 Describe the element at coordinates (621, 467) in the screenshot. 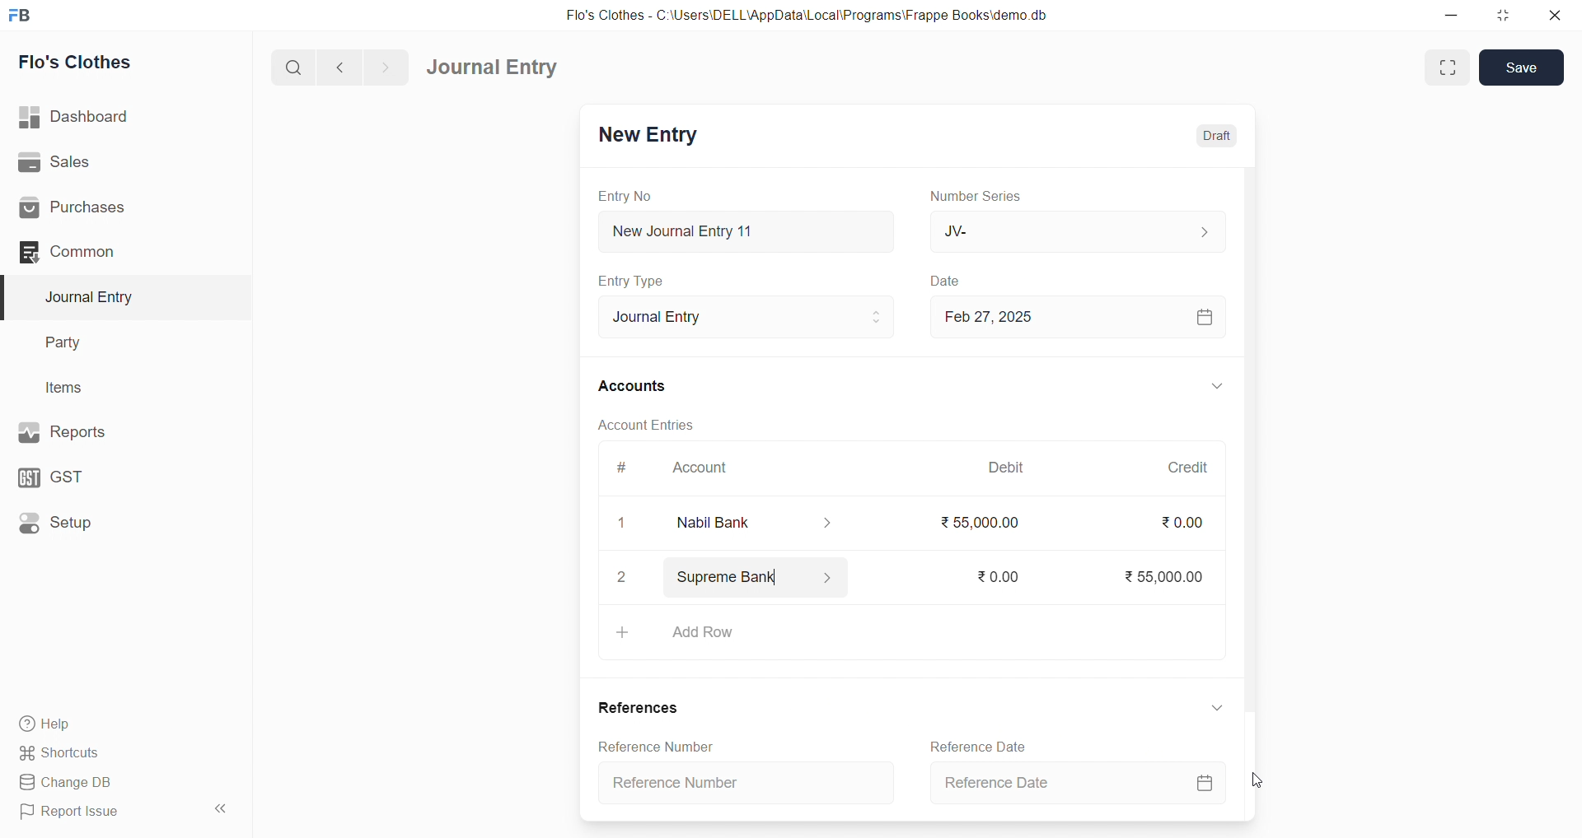

I see `#` at that location.